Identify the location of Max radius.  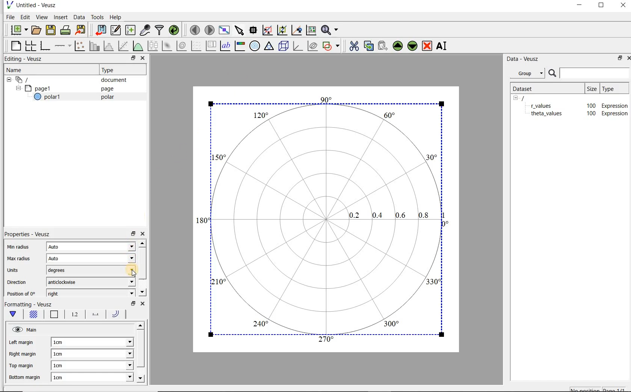
(18, 258).